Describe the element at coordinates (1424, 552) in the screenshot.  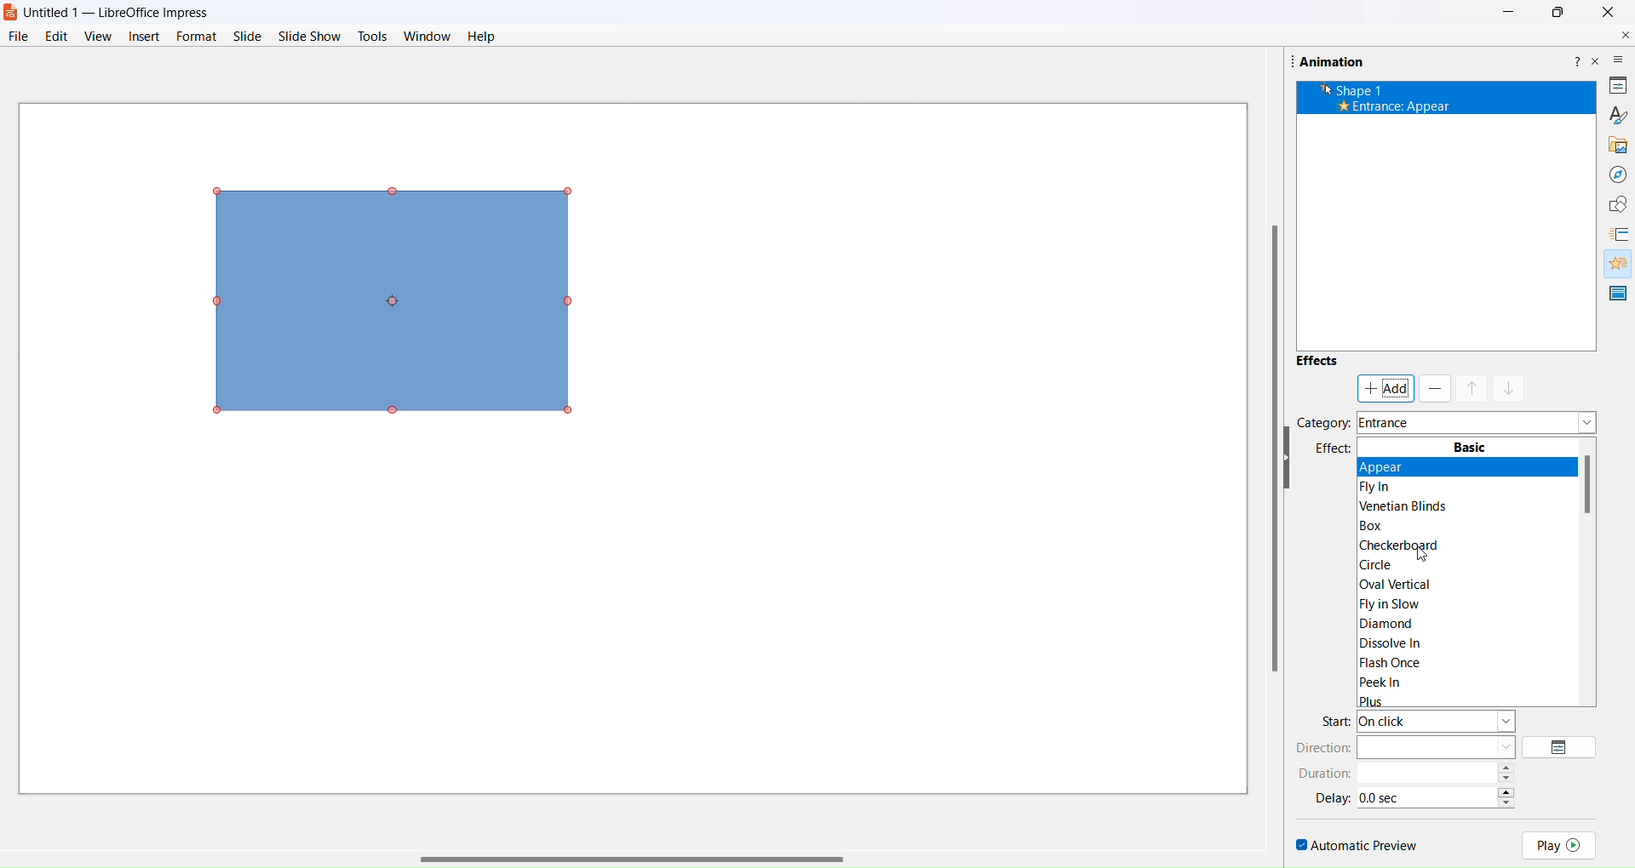
I see `cursor` at that location.